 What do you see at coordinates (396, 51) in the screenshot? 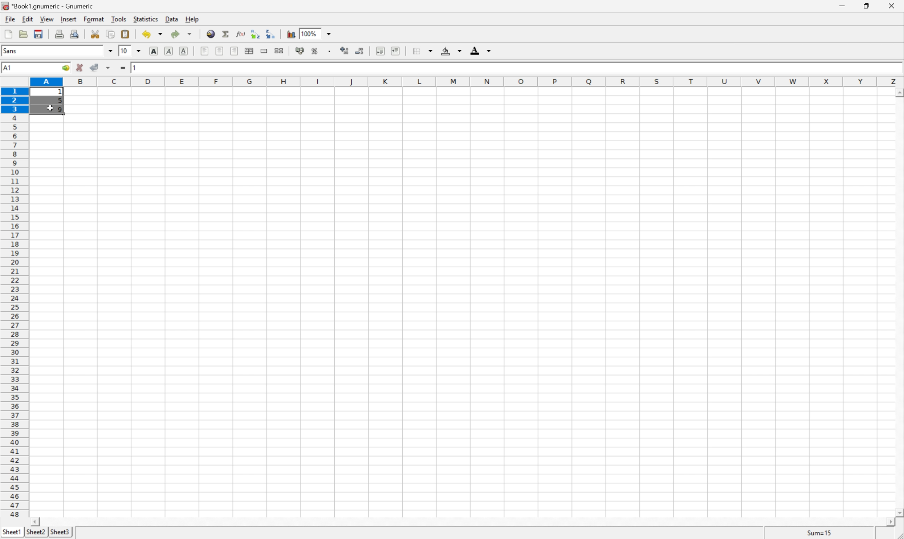
I see `increase indent` at bounding box center [396, 51].